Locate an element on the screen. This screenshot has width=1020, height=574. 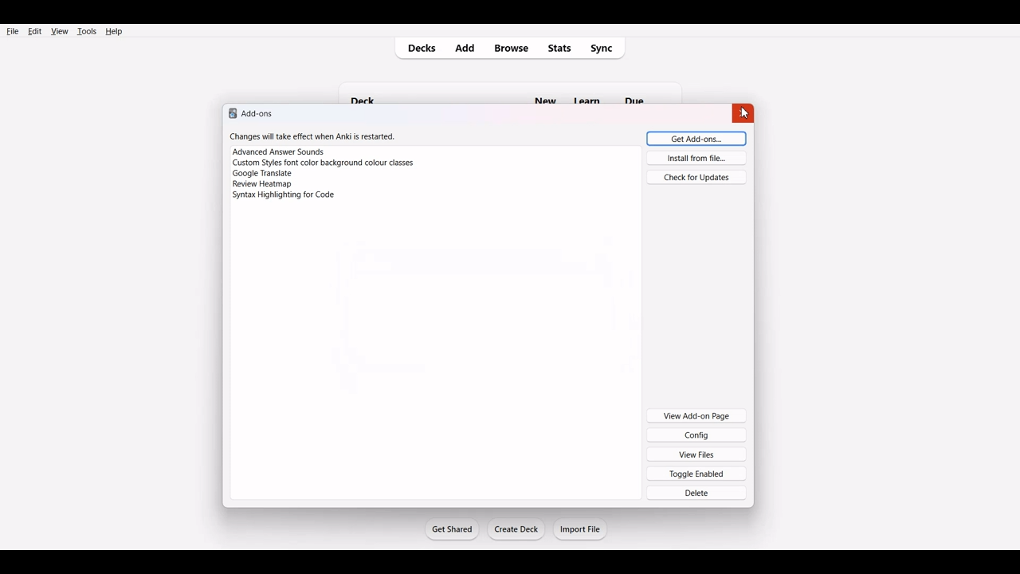
Check for Updates is located at coordinates (696, 176).